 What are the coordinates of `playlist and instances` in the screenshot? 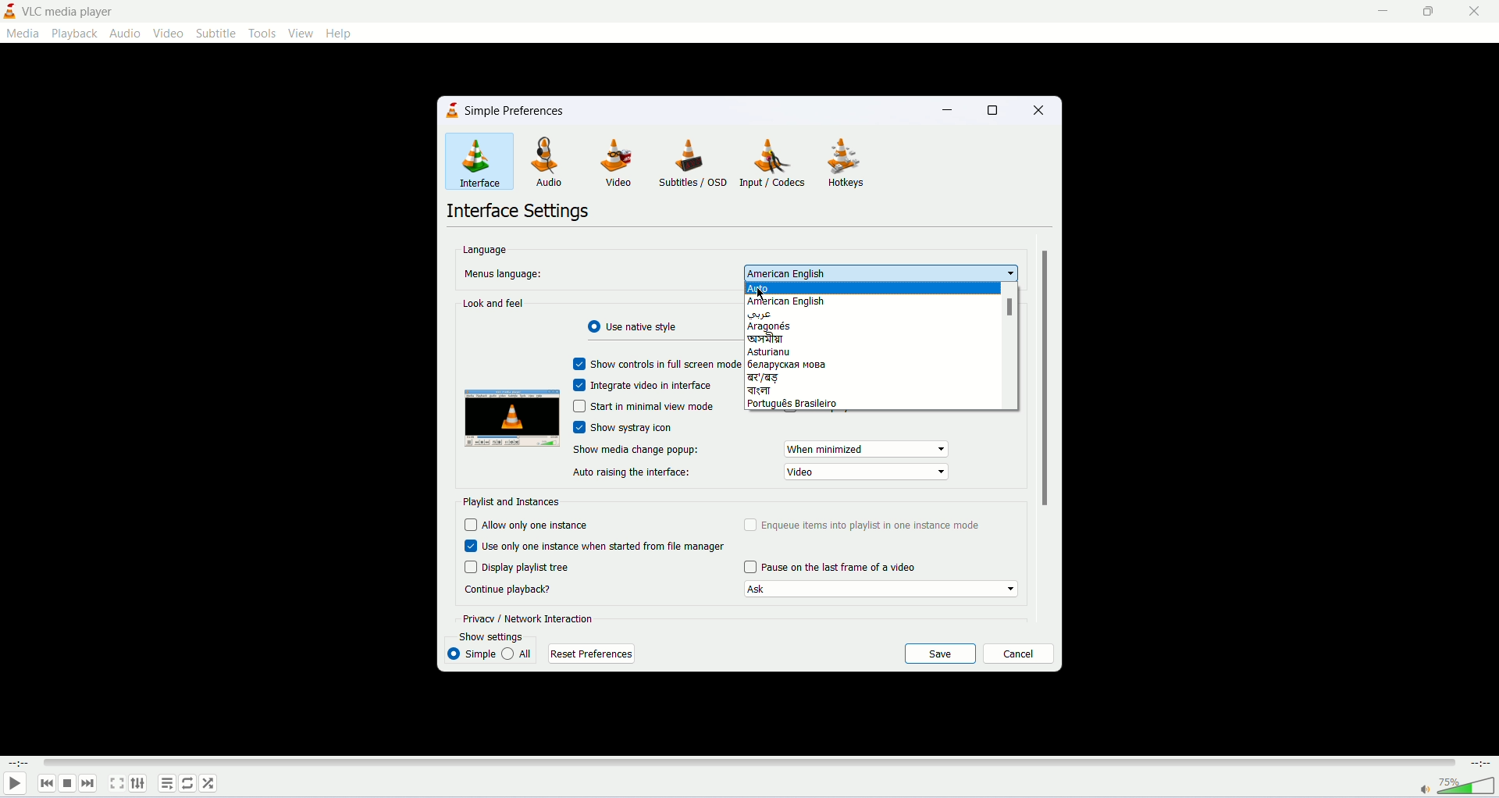 It's located at (511, 502).